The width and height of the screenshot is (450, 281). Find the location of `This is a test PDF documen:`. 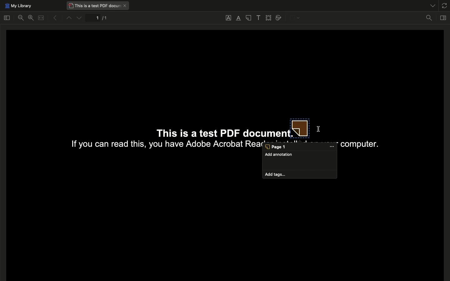

This is a test PDF documen: is located at coordinates (217, 131).